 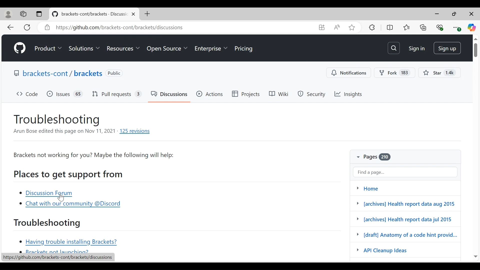 I want to click on Arun Bose edited this page on Nov 11, 2021 . 125 revisions, so click(x=82, y=132).